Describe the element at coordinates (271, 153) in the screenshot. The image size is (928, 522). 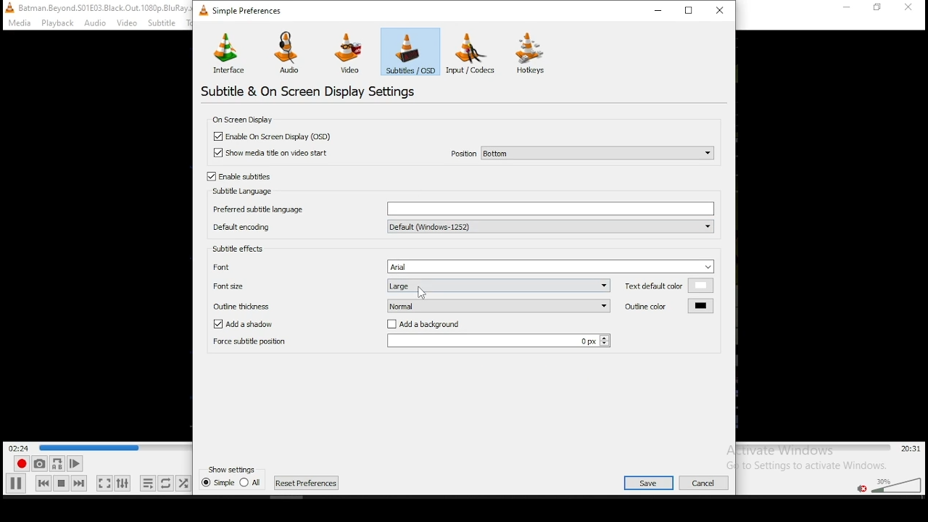
I see `checkbox: show media title on video start` at that location.